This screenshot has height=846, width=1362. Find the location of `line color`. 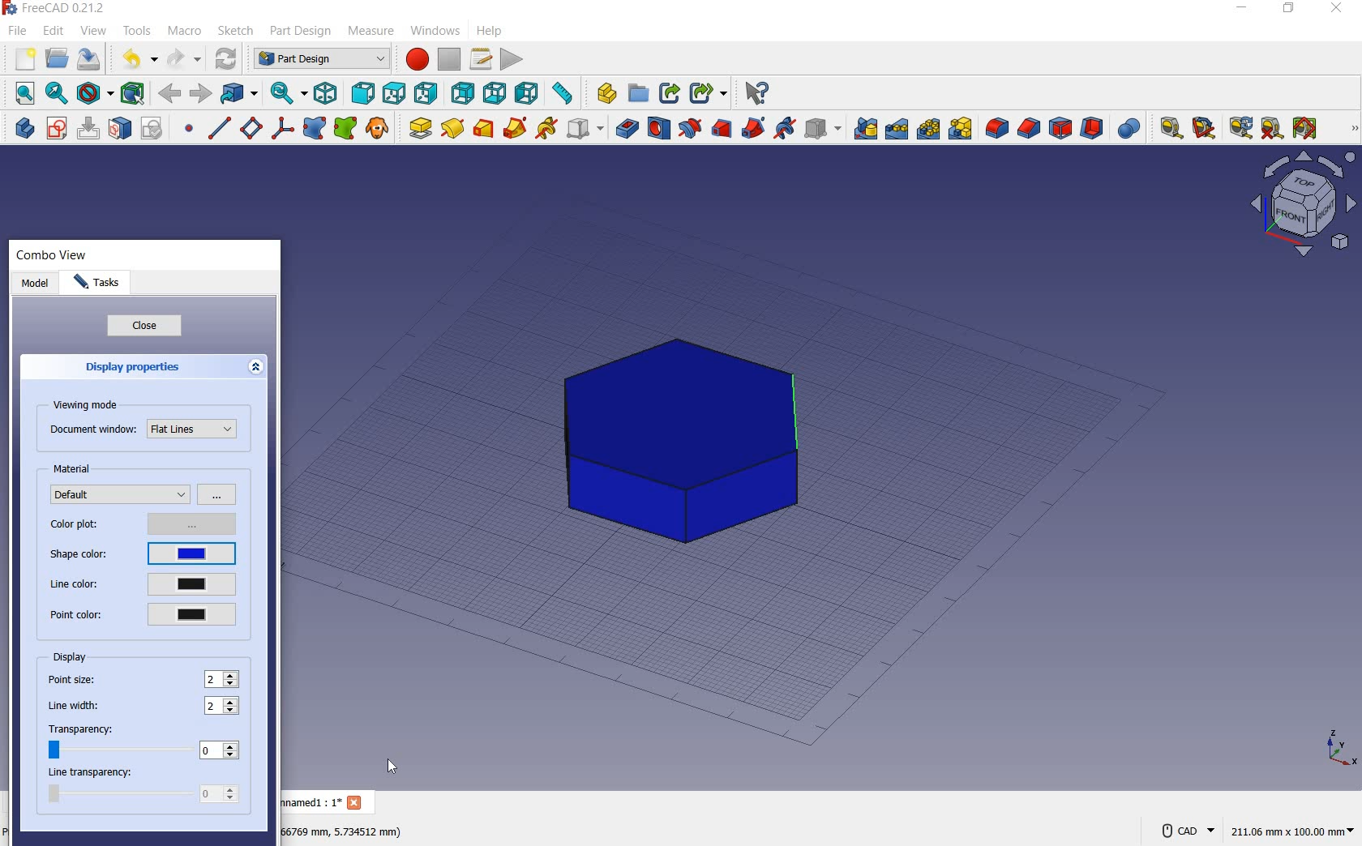

line color is located at coordinates (72, 585).